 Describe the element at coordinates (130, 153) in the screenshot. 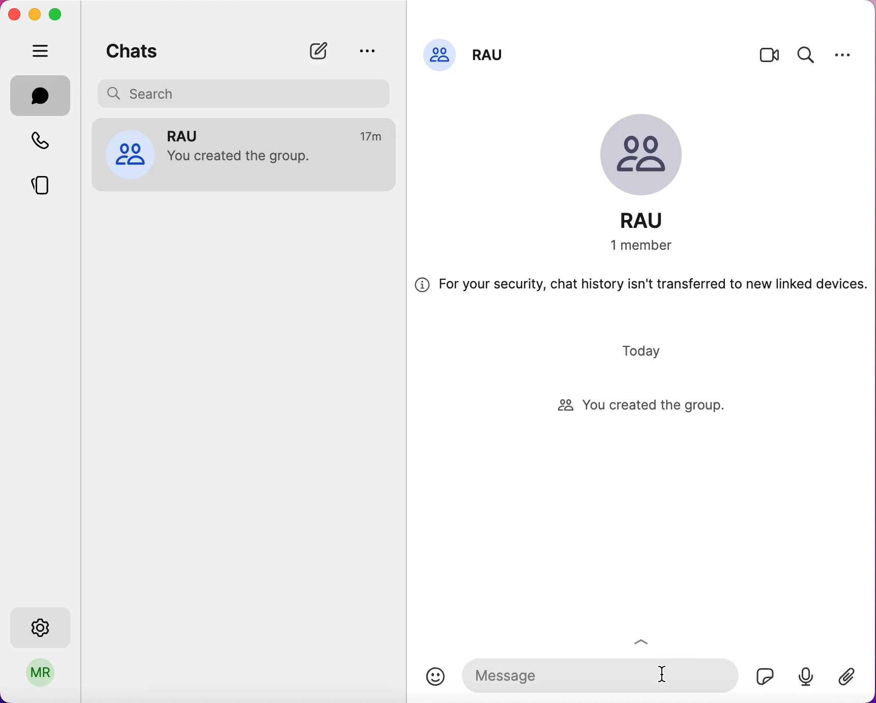

I see `profile picture` at that location.